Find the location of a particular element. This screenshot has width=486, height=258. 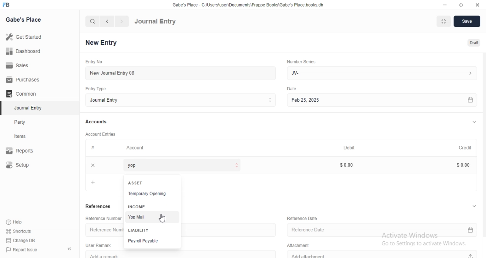

New Entry is located at coordinates (101, 42).